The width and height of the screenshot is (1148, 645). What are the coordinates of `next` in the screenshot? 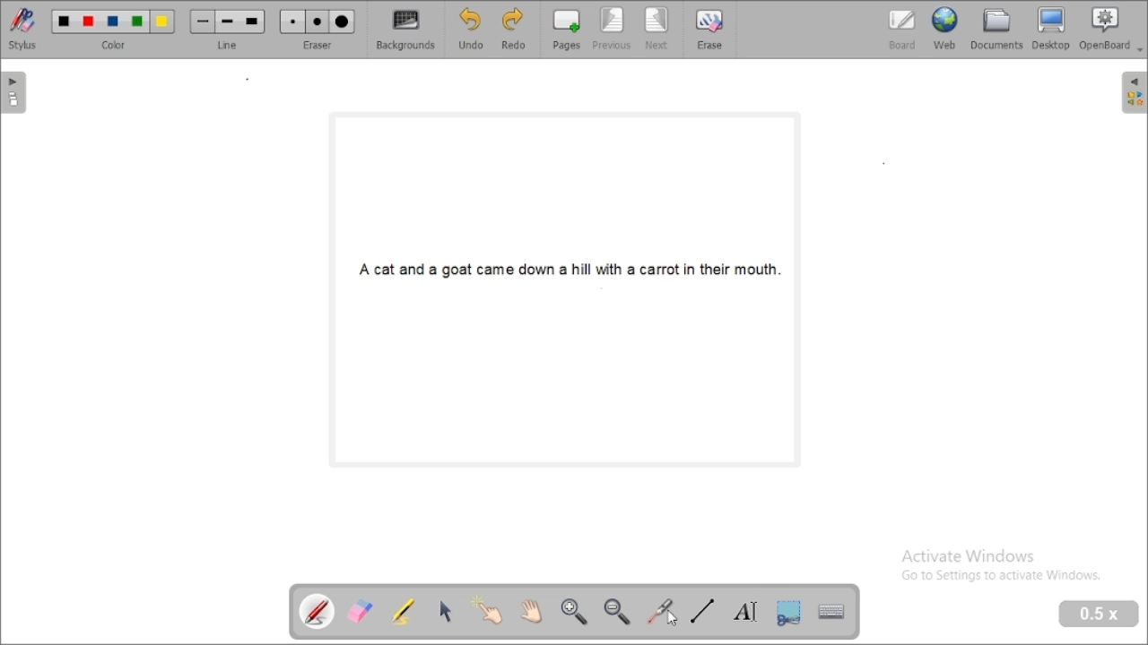 It's located at (658, 30).